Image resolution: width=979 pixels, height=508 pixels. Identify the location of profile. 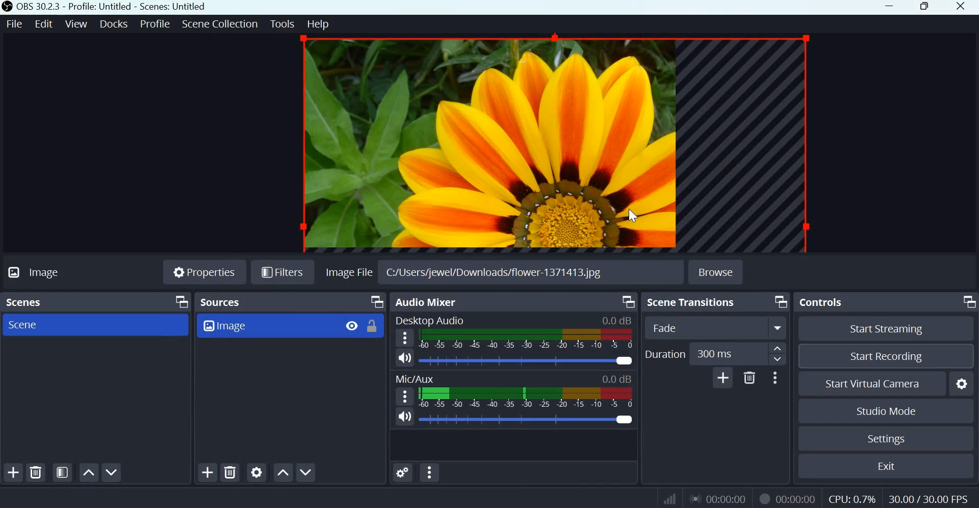
(156, 22).